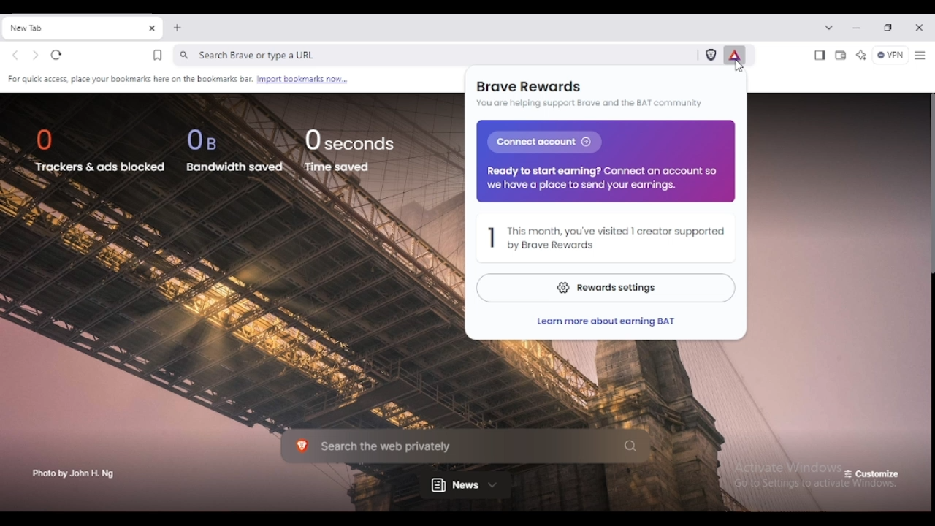 Image resolution: width=935 pixels, height=526 pixels. Describe the element at coordinates (546, 140) in the screenshot. I see `Connect account` at that location.